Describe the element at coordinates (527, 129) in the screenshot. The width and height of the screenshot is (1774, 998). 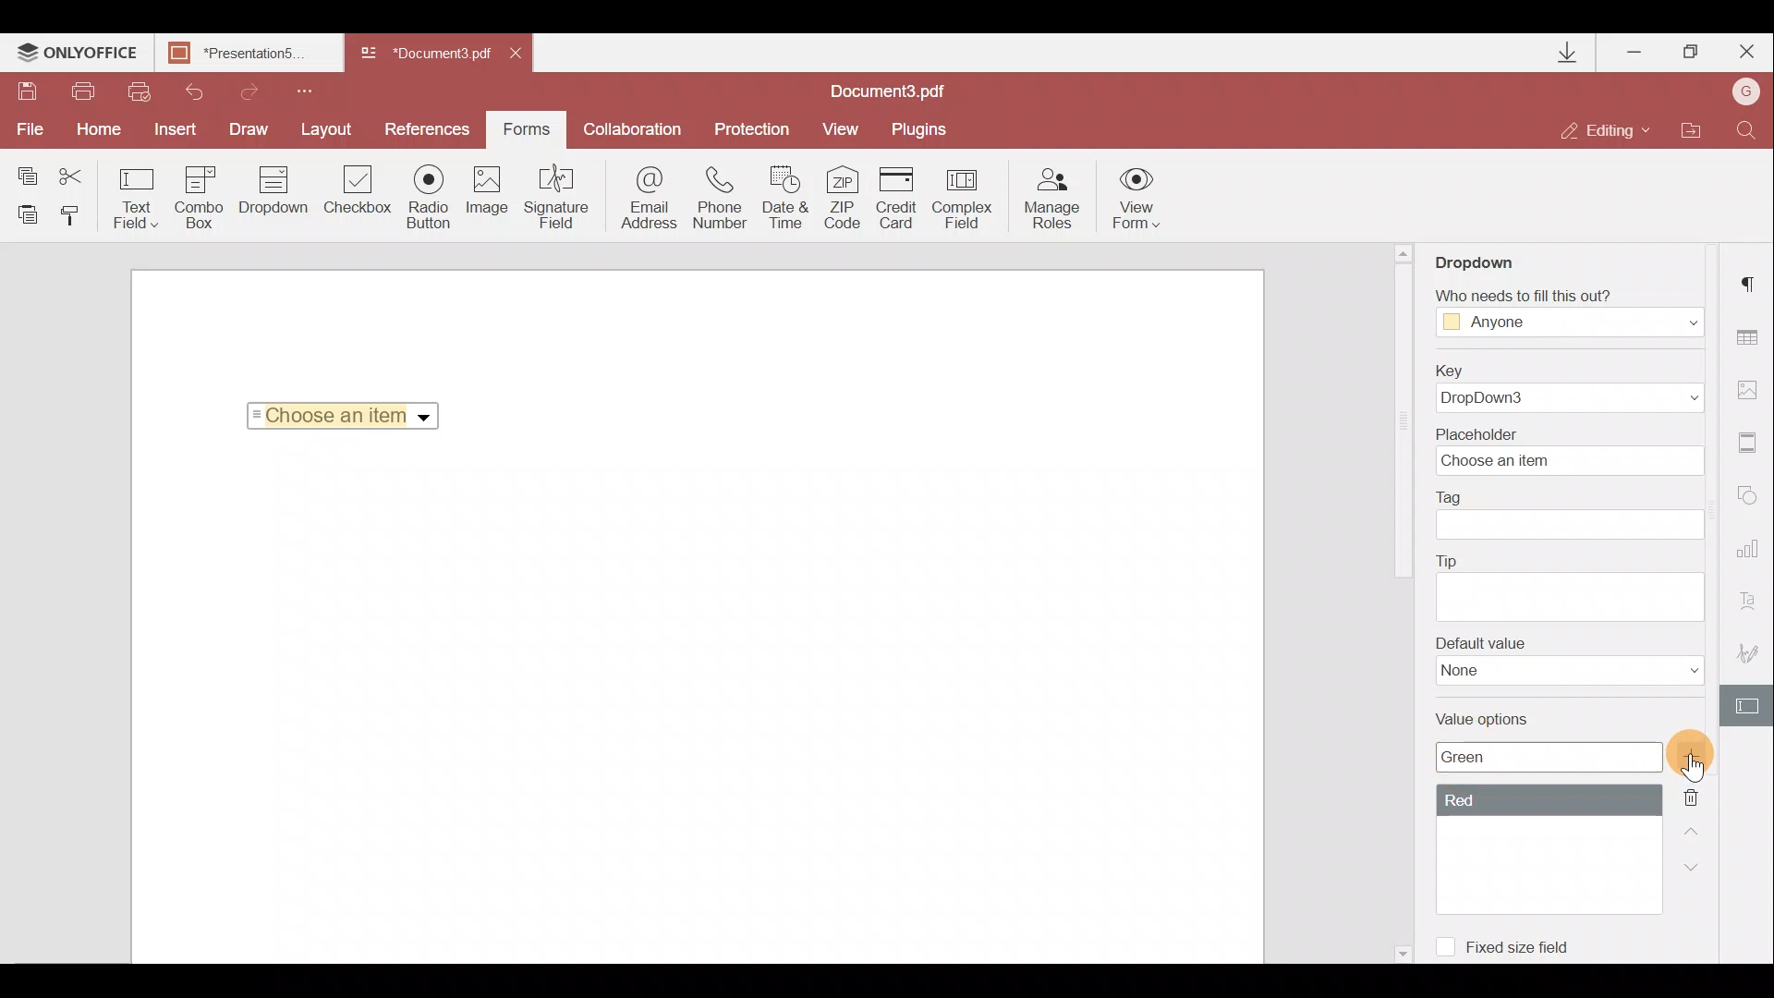
I see `Forms` at that location.